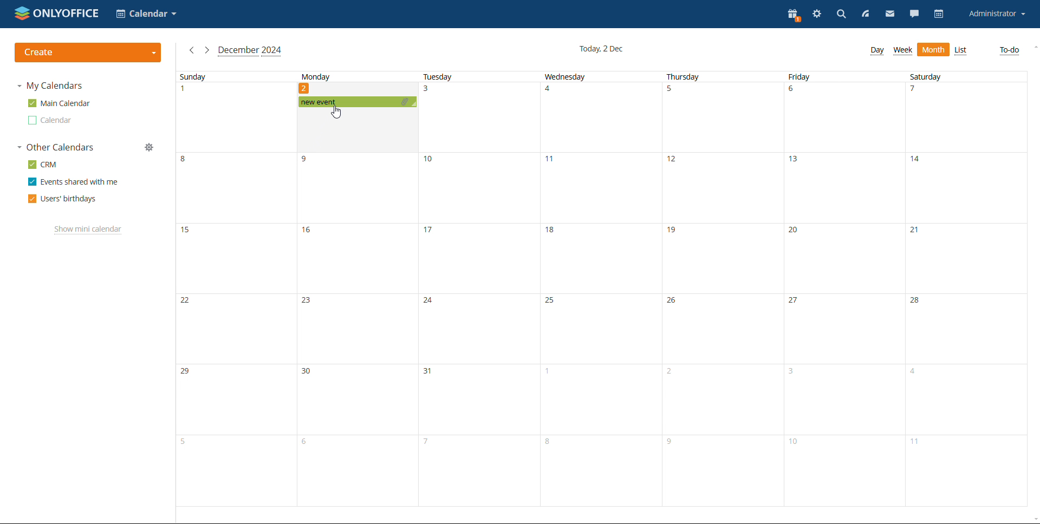 This screenshot has height=524, width=1040. Describe the element at coordinates (43, 164) in the screenshot. I see `crm` at that location.